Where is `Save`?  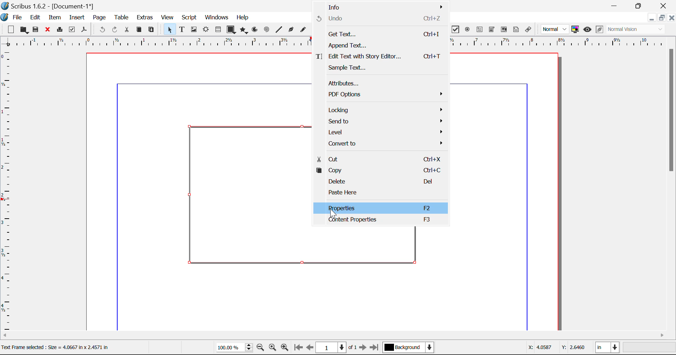 Save is located at coordinates (36, 30).